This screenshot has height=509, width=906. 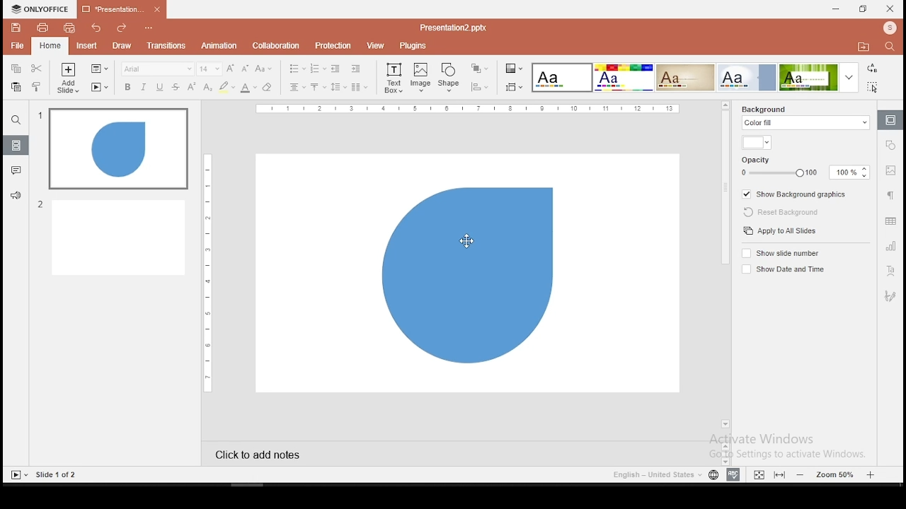 What do you see at coordinates (264, 69) in the screenshot?
I see `change case` at bounding box center [264, 69].